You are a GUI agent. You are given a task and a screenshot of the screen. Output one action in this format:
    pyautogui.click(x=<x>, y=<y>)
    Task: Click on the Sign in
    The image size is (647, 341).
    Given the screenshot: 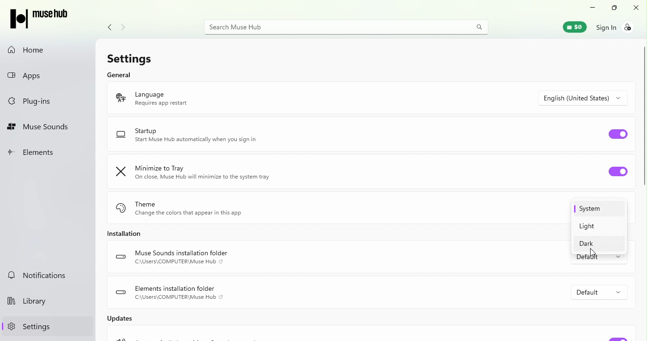 What is the action you would take?
    pyautogui.click(x=620, y=29)
    